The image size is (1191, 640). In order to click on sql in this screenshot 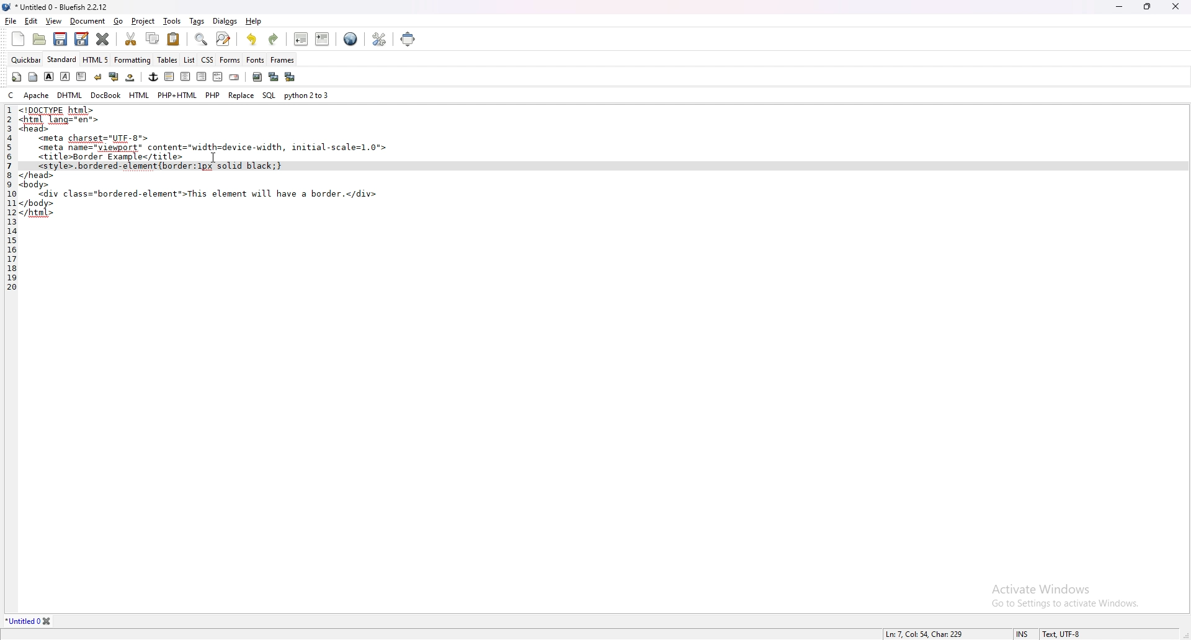, I will do `click(269, 96)`.